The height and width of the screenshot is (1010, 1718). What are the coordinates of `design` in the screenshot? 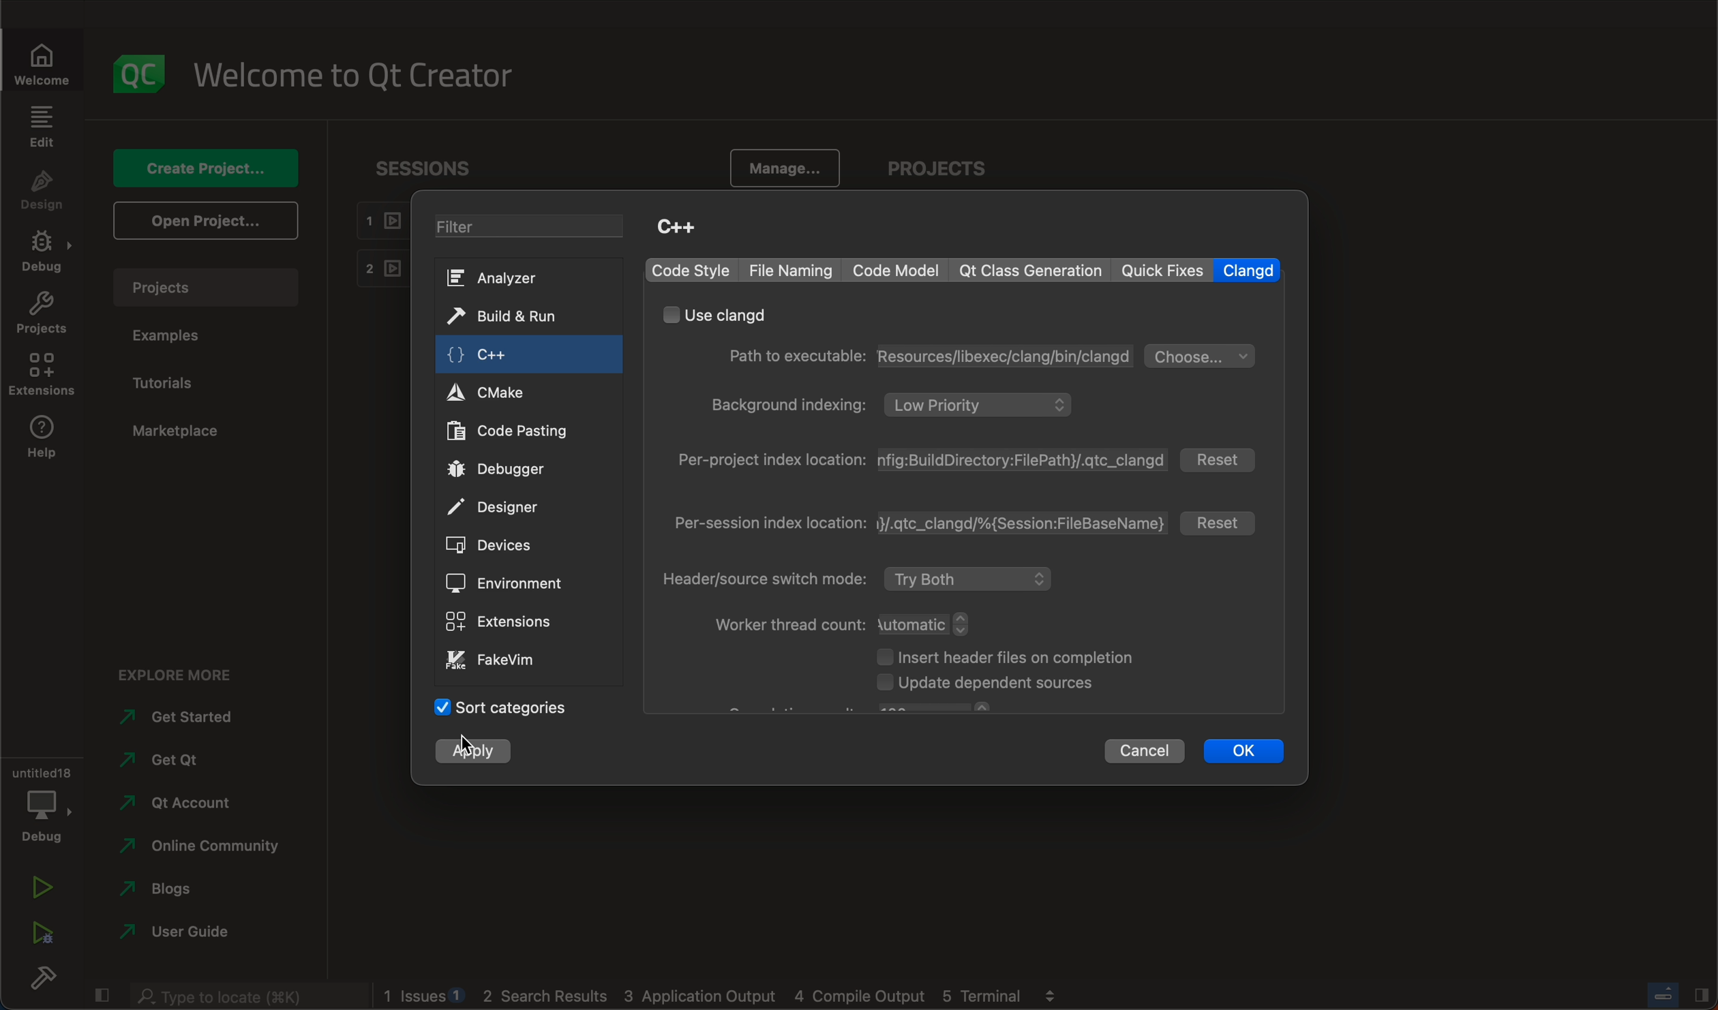 It's located at (41, 192).